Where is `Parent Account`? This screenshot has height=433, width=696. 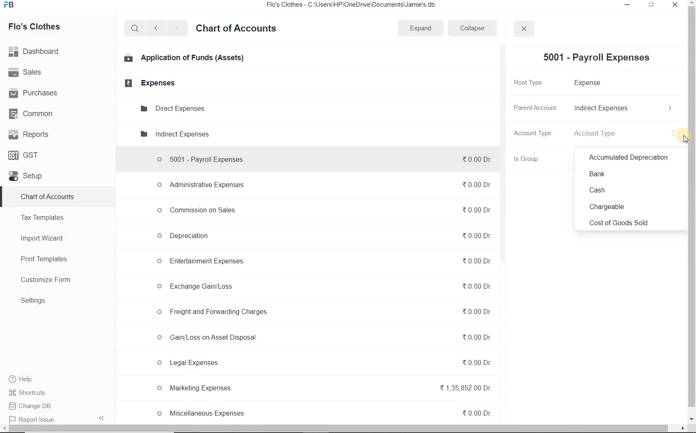
Parent Account is located at coordinates (534, 107).